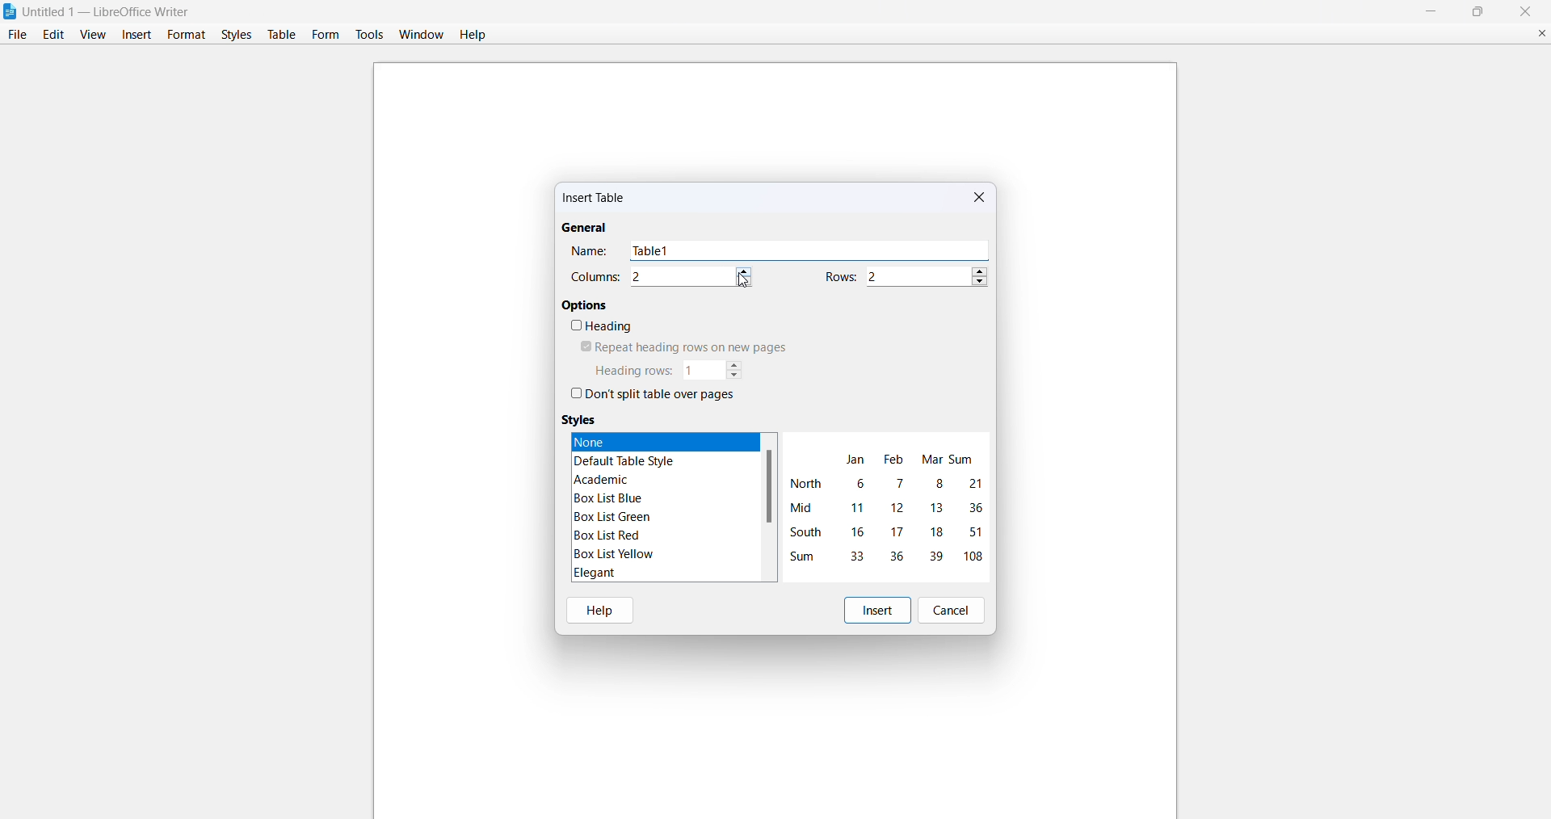  What do you see at coordinates (916, 276) in the screenshot?
I see `number of rows 2` at bounding box center [916, 276].